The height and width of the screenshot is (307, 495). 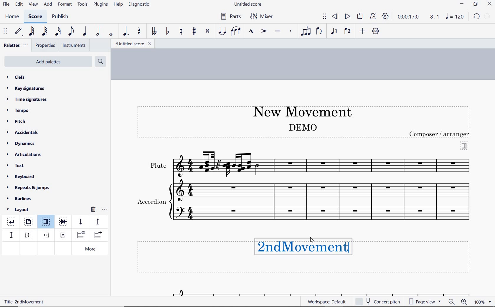 What do you see at coordinates (11, 235) in the screenshot?
I see `staff spacer fixed down` at bounding box center [11, 235].